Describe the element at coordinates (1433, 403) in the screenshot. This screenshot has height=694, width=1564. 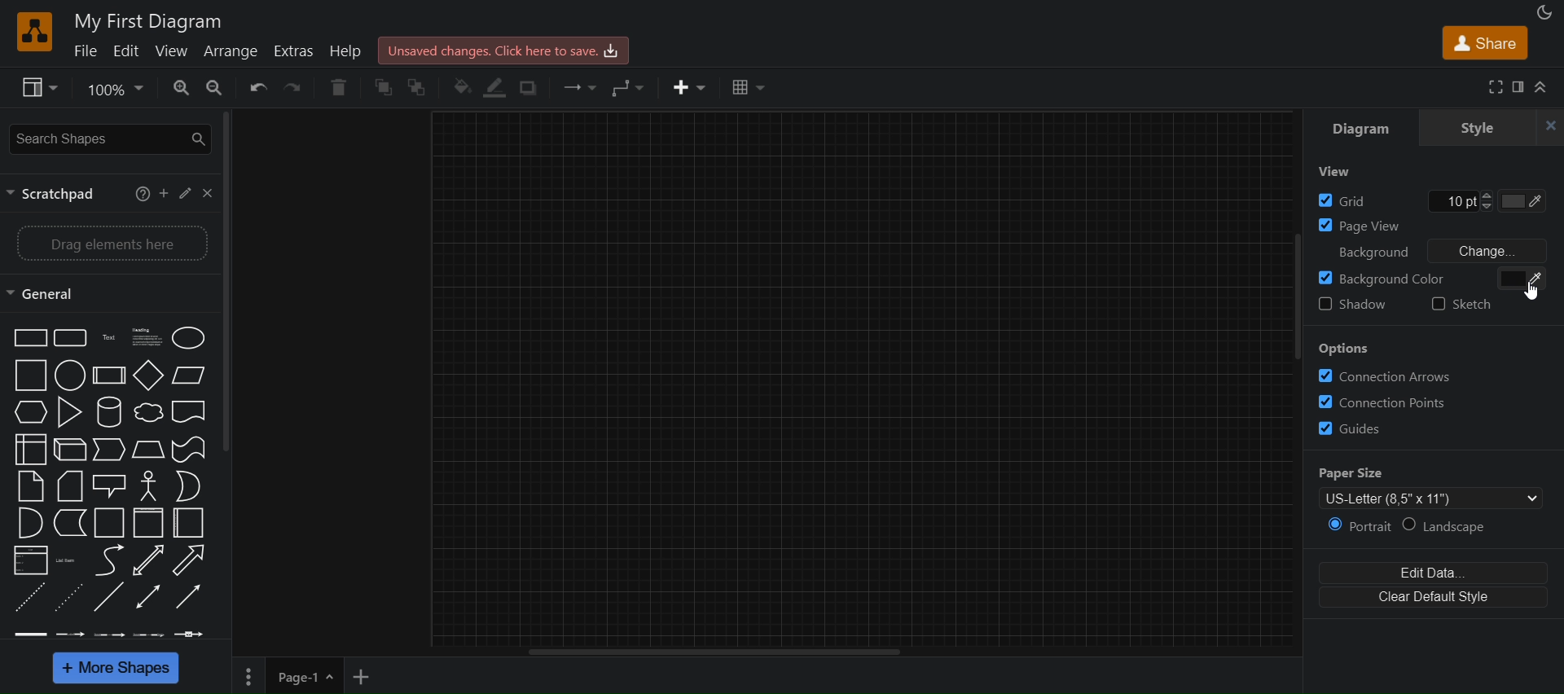
I see `connection points` at that location.